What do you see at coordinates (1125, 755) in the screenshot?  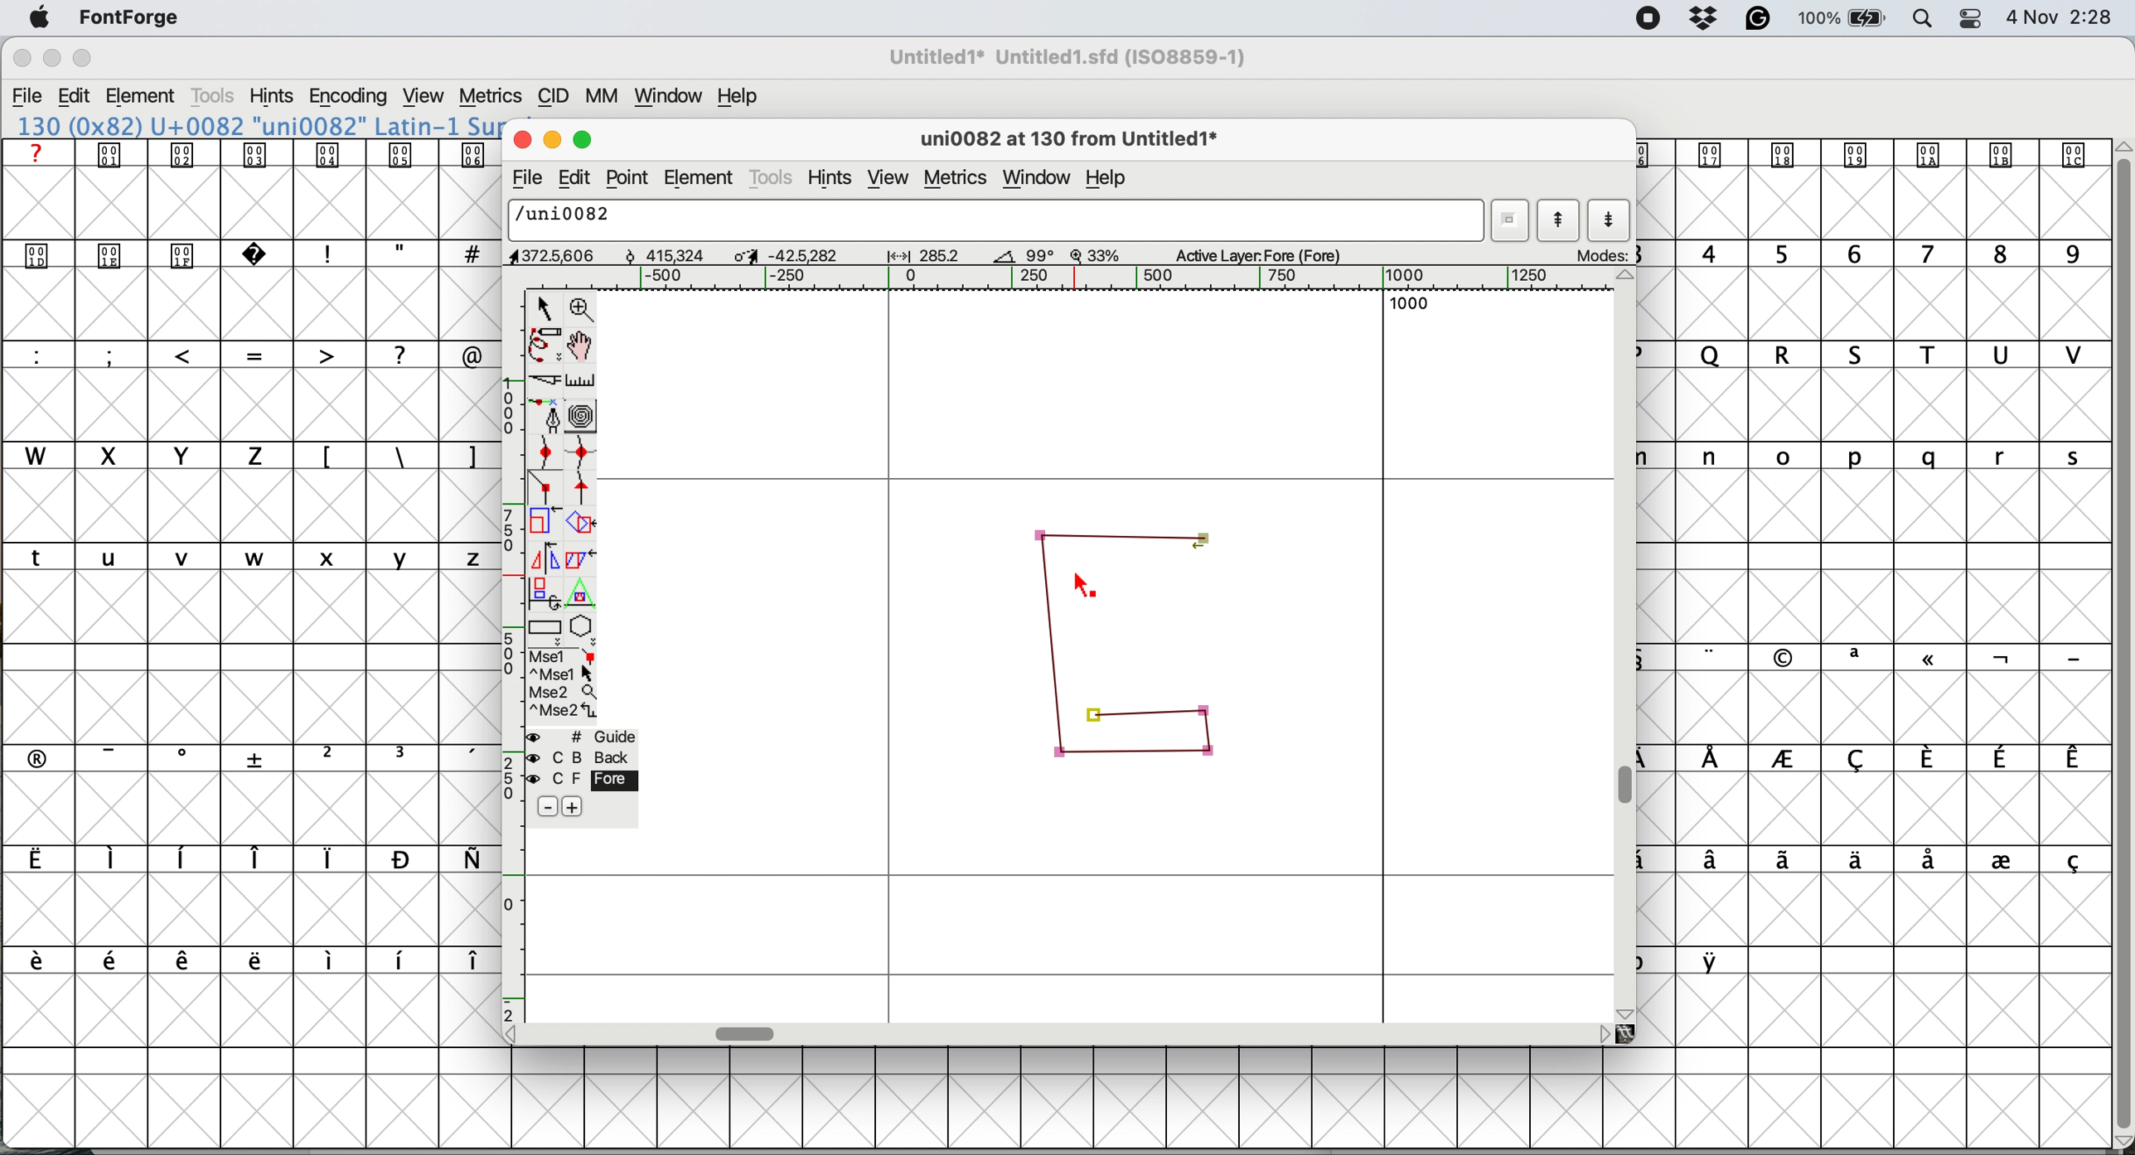 I see `corner points connected` at bounding box center [1125, 755].